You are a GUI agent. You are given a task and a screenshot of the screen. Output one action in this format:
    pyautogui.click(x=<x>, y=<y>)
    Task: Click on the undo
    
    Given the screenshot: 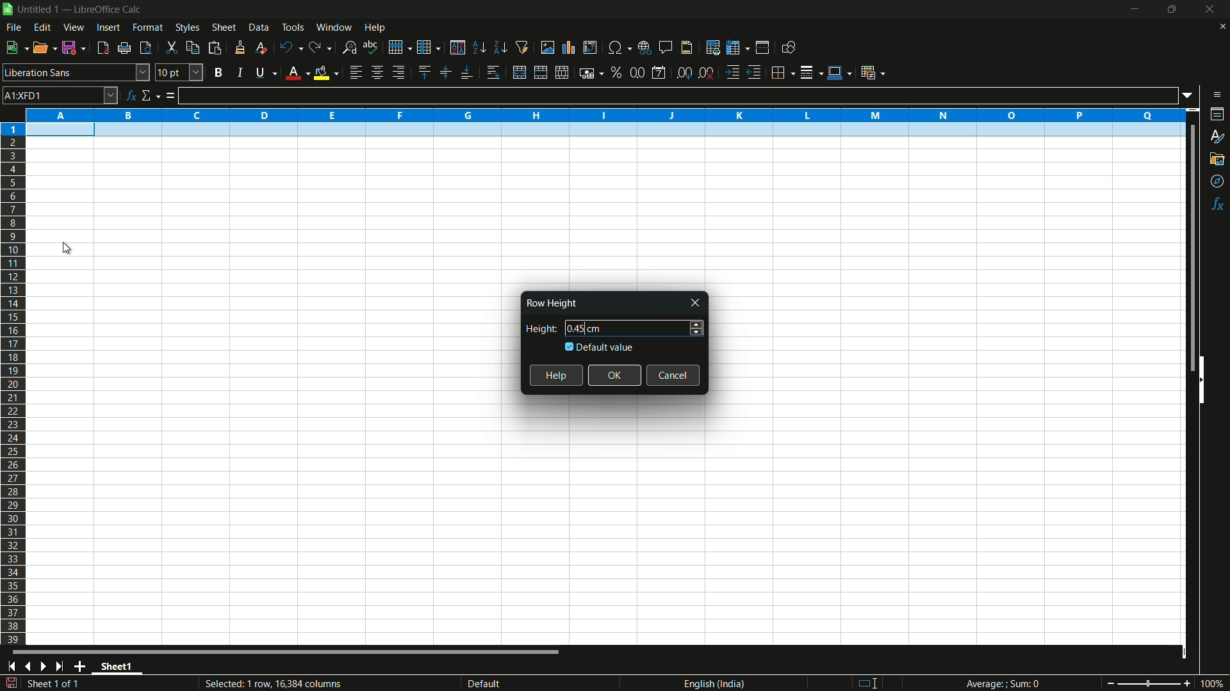 What is the action you would take?
    pyautogui.click(x=288, y=47)
    